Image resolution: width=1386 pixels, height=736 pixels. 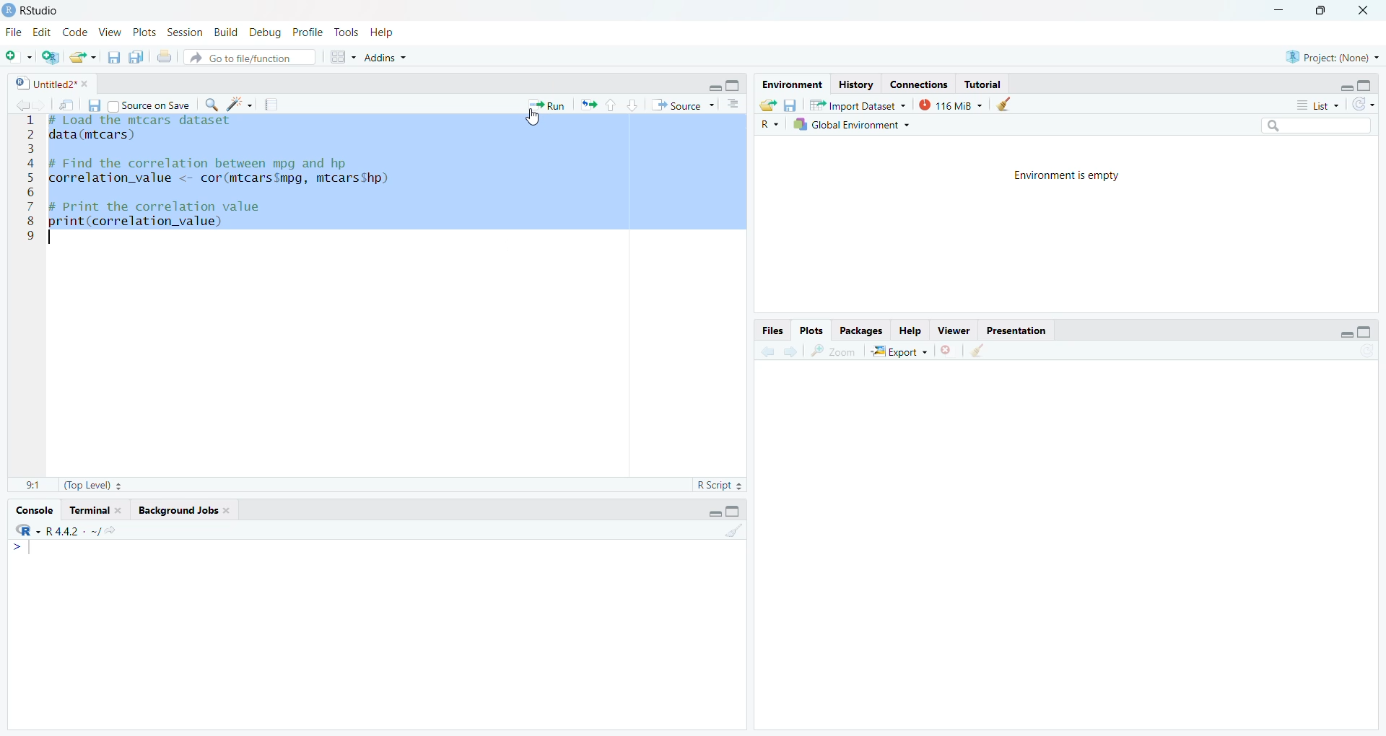 What do you see at coordinates (217, 187) in the screenshot?
I see `Te Tyee SRT SILER Serger
data(mtcars)

# Find the correlation between mpg and hp
correlation_value <- cor(mtcars$mpg, mtcarsShp)
# Print the correlation value
print(correlation_value)` at bounding box center [217, 187].